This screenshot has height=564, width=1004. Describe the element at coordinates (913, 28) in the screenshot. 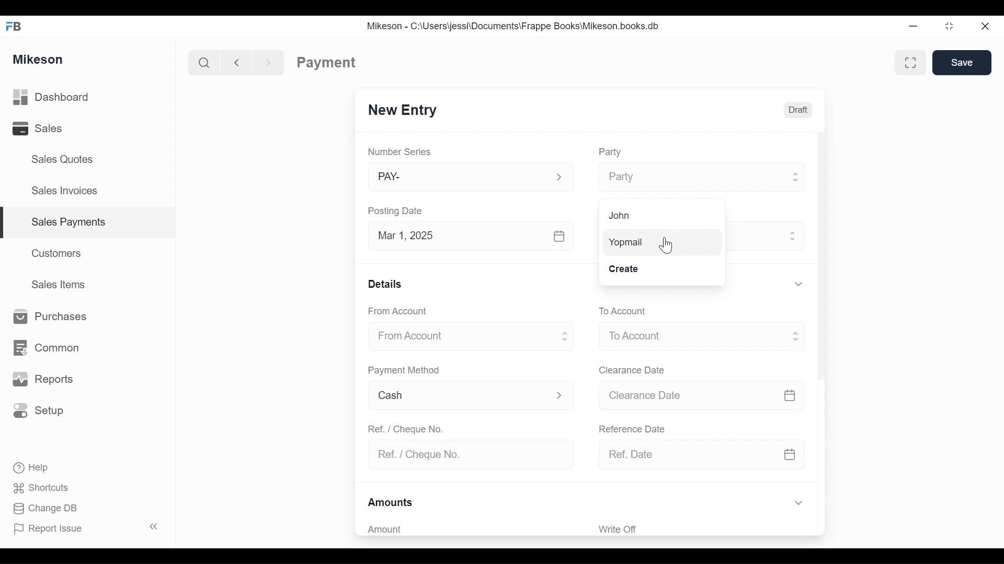

I see `Minimize` at that location.